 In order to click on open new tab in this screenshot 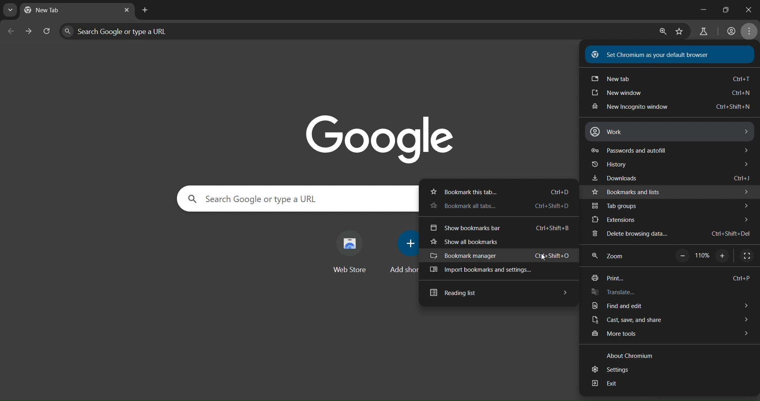, I will do `click(144, 9)`.